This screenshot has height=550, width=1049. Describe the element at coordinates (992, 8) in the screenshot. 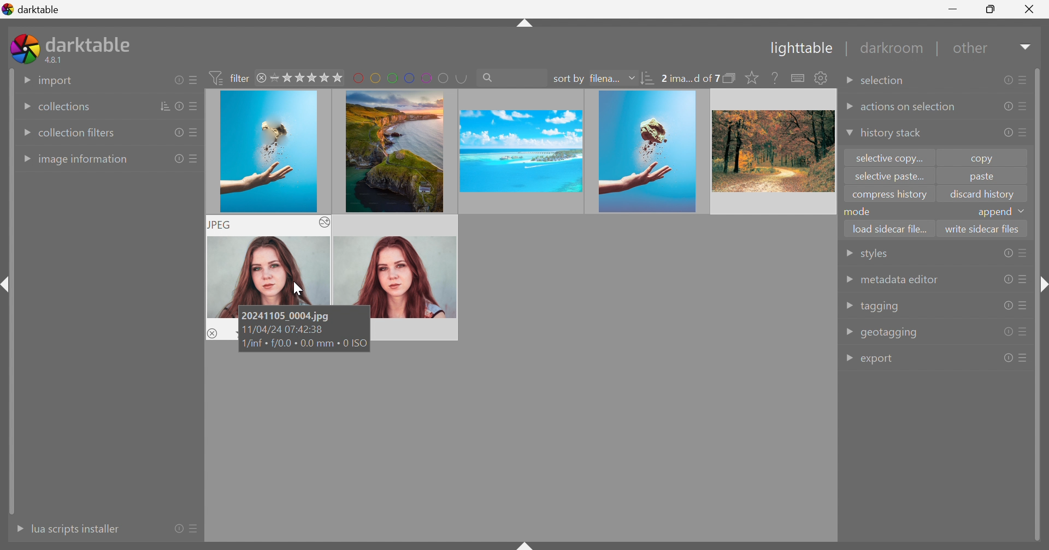

I see `Restore Down` at that location.